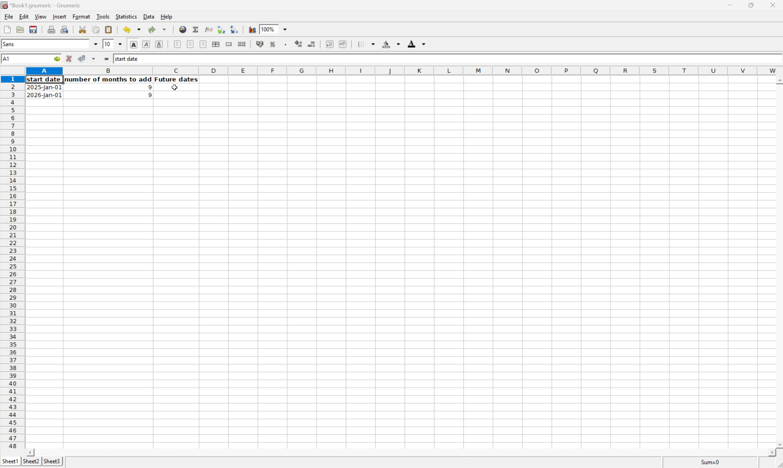 The image size is (783, 468). Describe the element at coordinates (7, 57) in the screenshot. I see `A1` at that location.